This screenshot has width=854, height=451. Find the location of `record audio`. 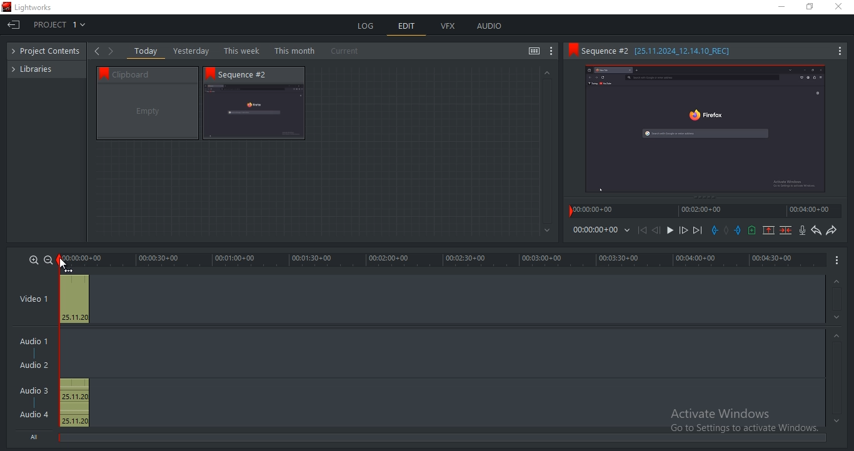

record audio is located at coordinates (803, 230).